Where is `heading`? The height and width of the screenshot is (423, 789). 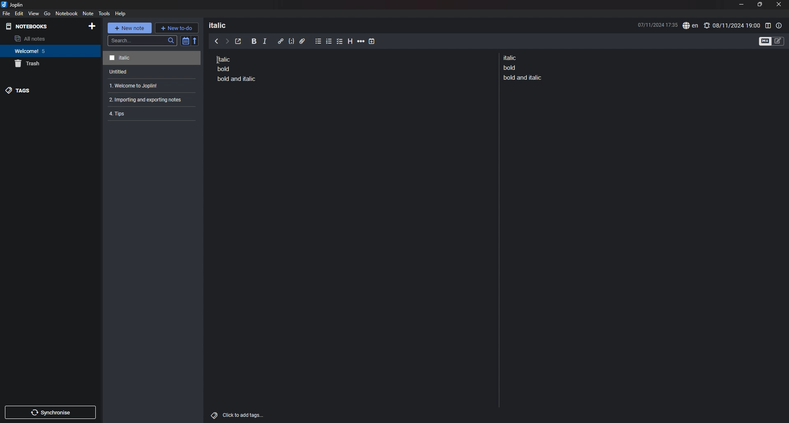
heading is located at coordinates (351, 41).